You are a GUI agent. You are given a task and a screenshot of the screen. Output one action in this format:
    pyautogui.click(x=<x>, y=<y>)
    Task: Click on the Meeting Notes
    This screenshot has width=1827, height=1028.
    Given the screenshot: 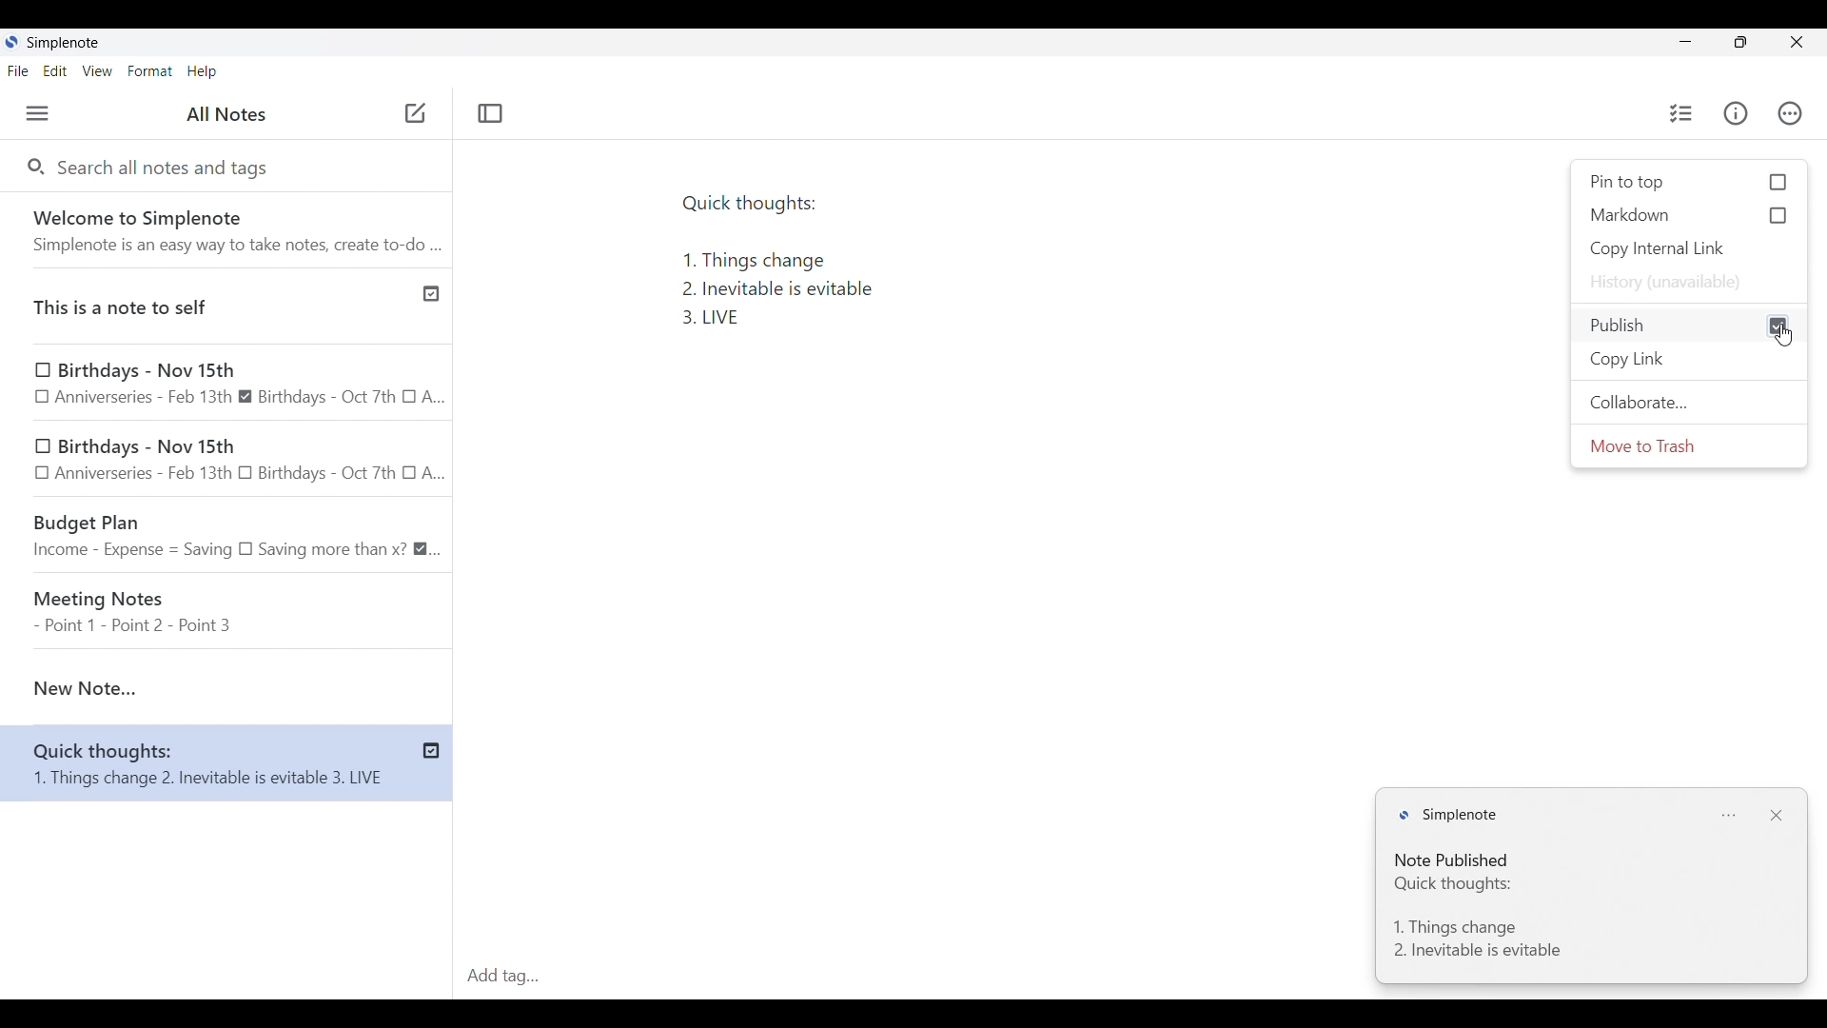 What is the action you would take?
    pyautogui.click(x=228, y=604)
    